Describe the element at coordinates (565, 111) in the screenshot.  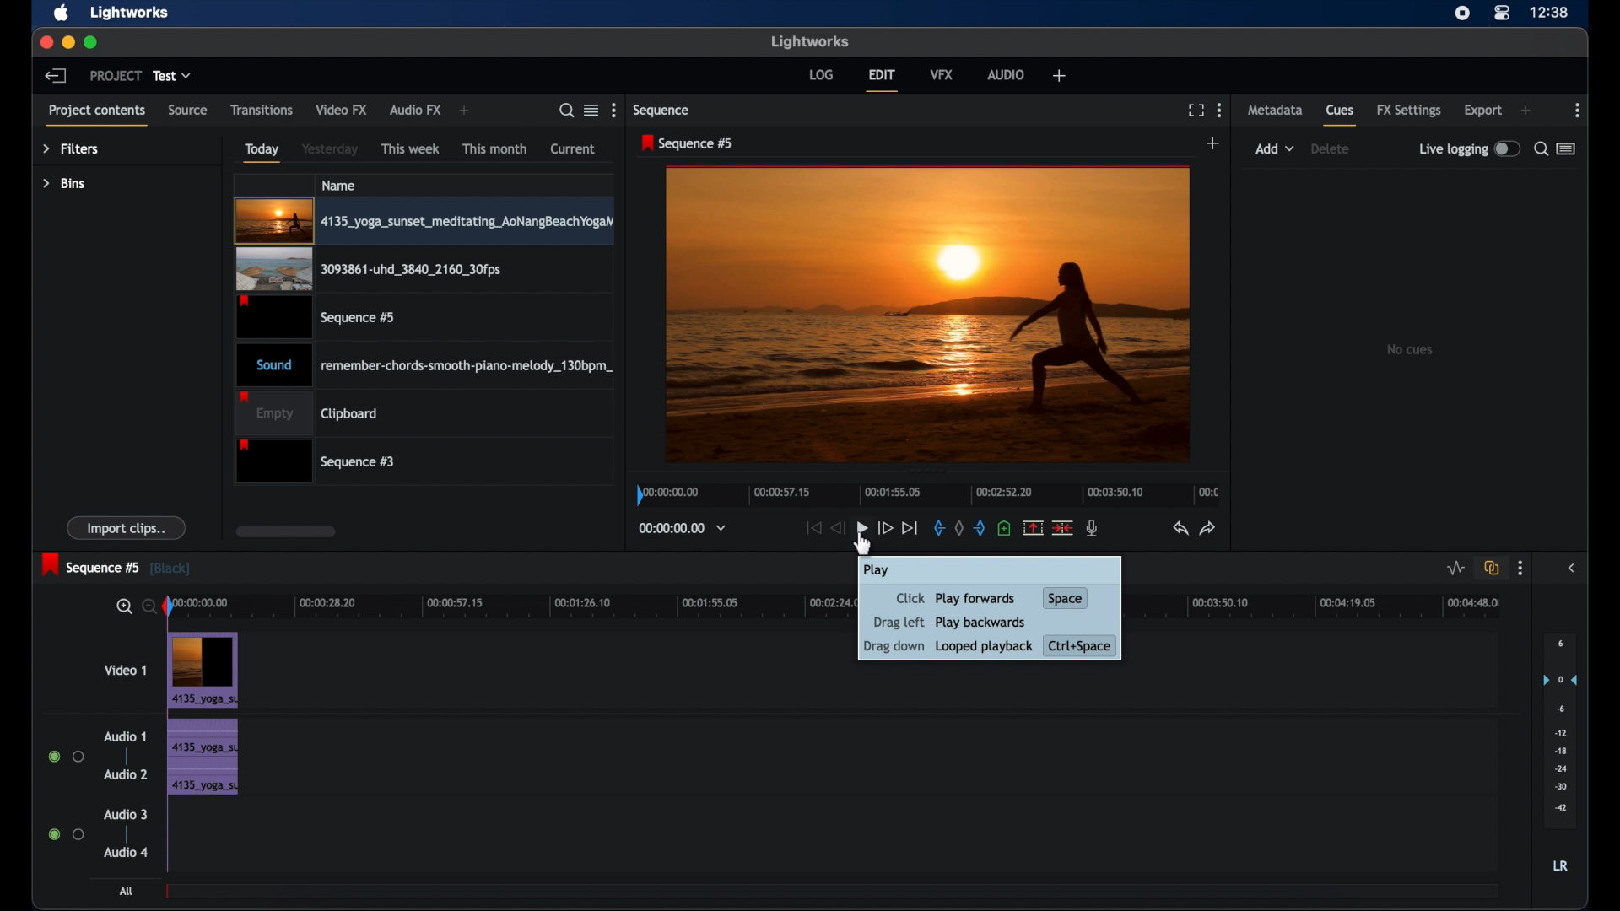
I see `search` at that location.